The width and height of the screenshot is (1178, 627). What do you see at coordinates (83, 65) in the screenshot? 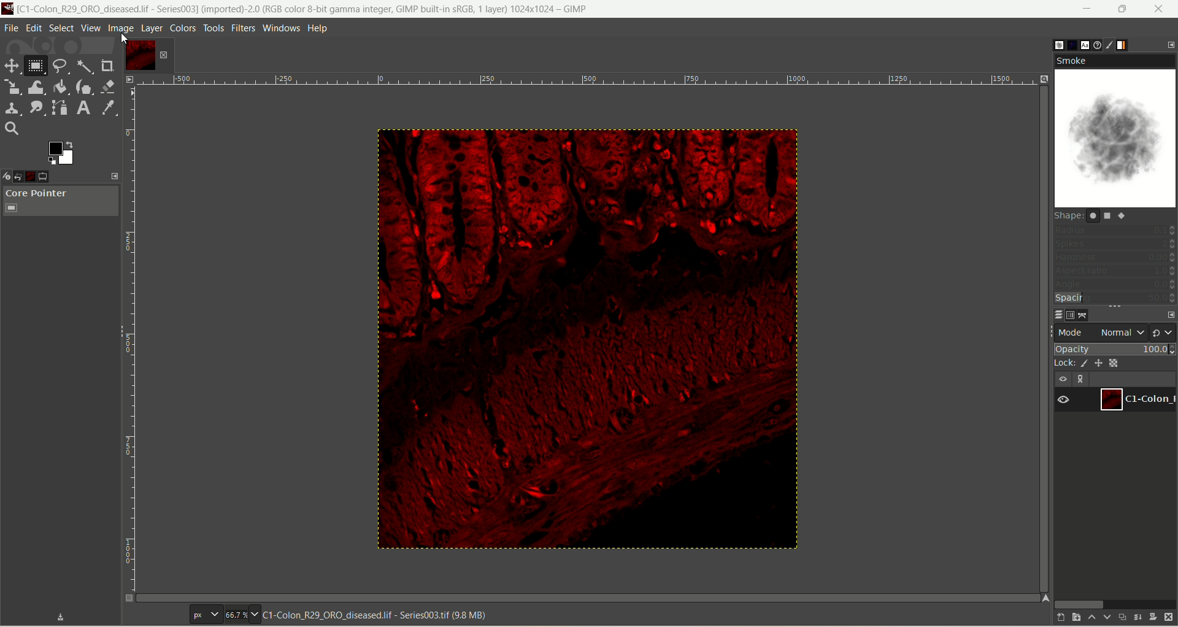
I see `fuzzy select tool` at bounding box center [83, 65].